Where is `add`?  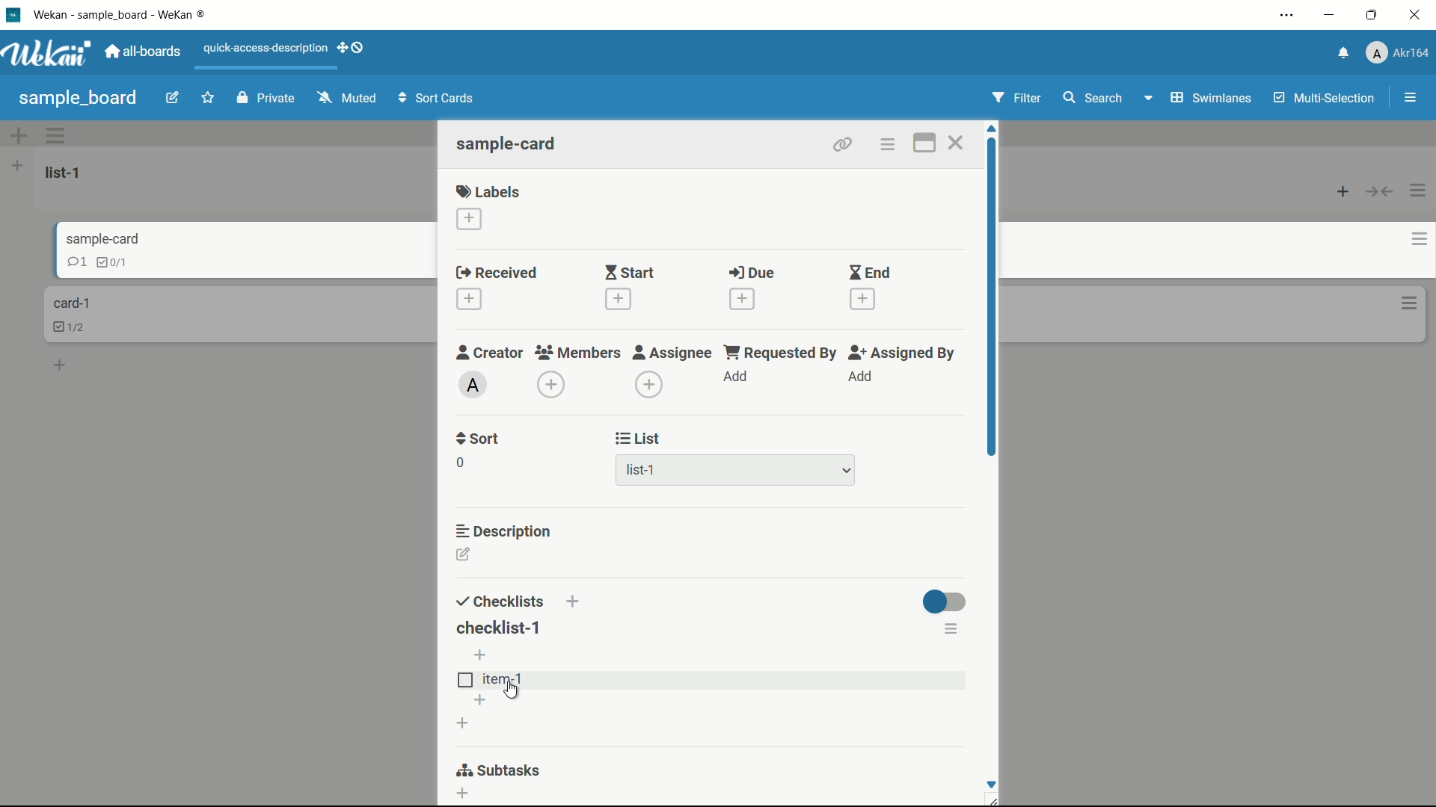
add is located at coordinates (737, 376).